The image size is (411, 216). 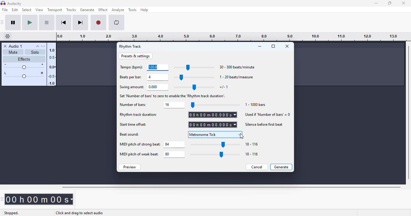 I want to click on silence before first beat, so click(x=264, y=124).